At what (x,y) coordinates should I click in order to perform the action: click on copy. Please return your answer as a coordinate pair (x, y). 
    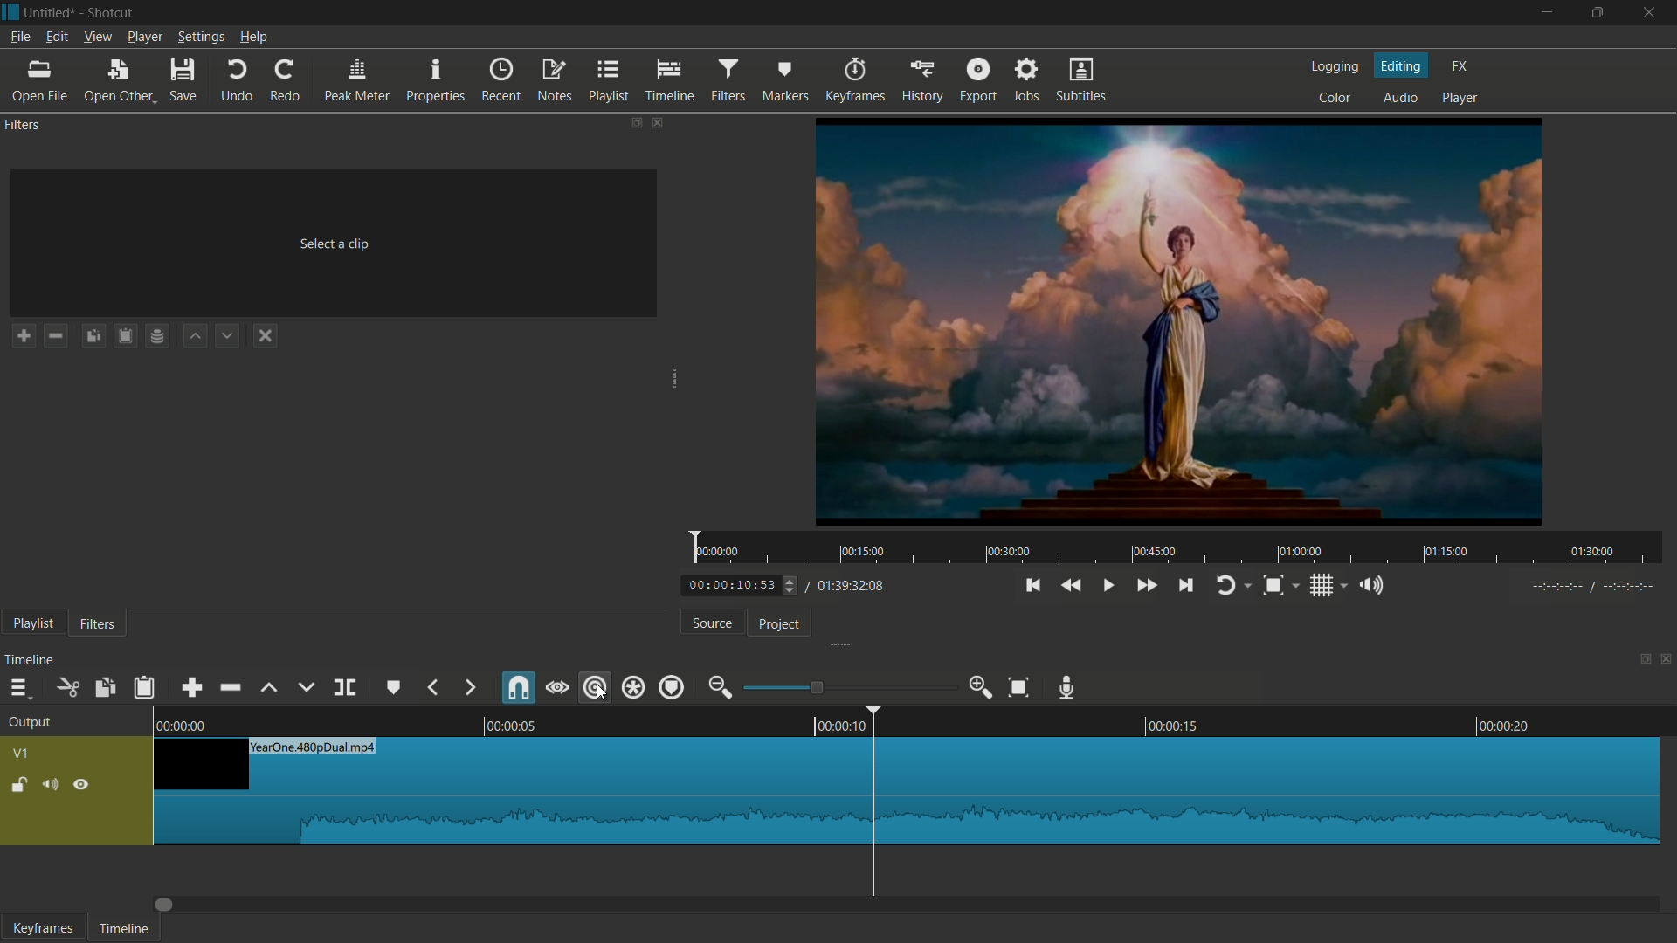
    Looking at the image, I should click on (103, 688).